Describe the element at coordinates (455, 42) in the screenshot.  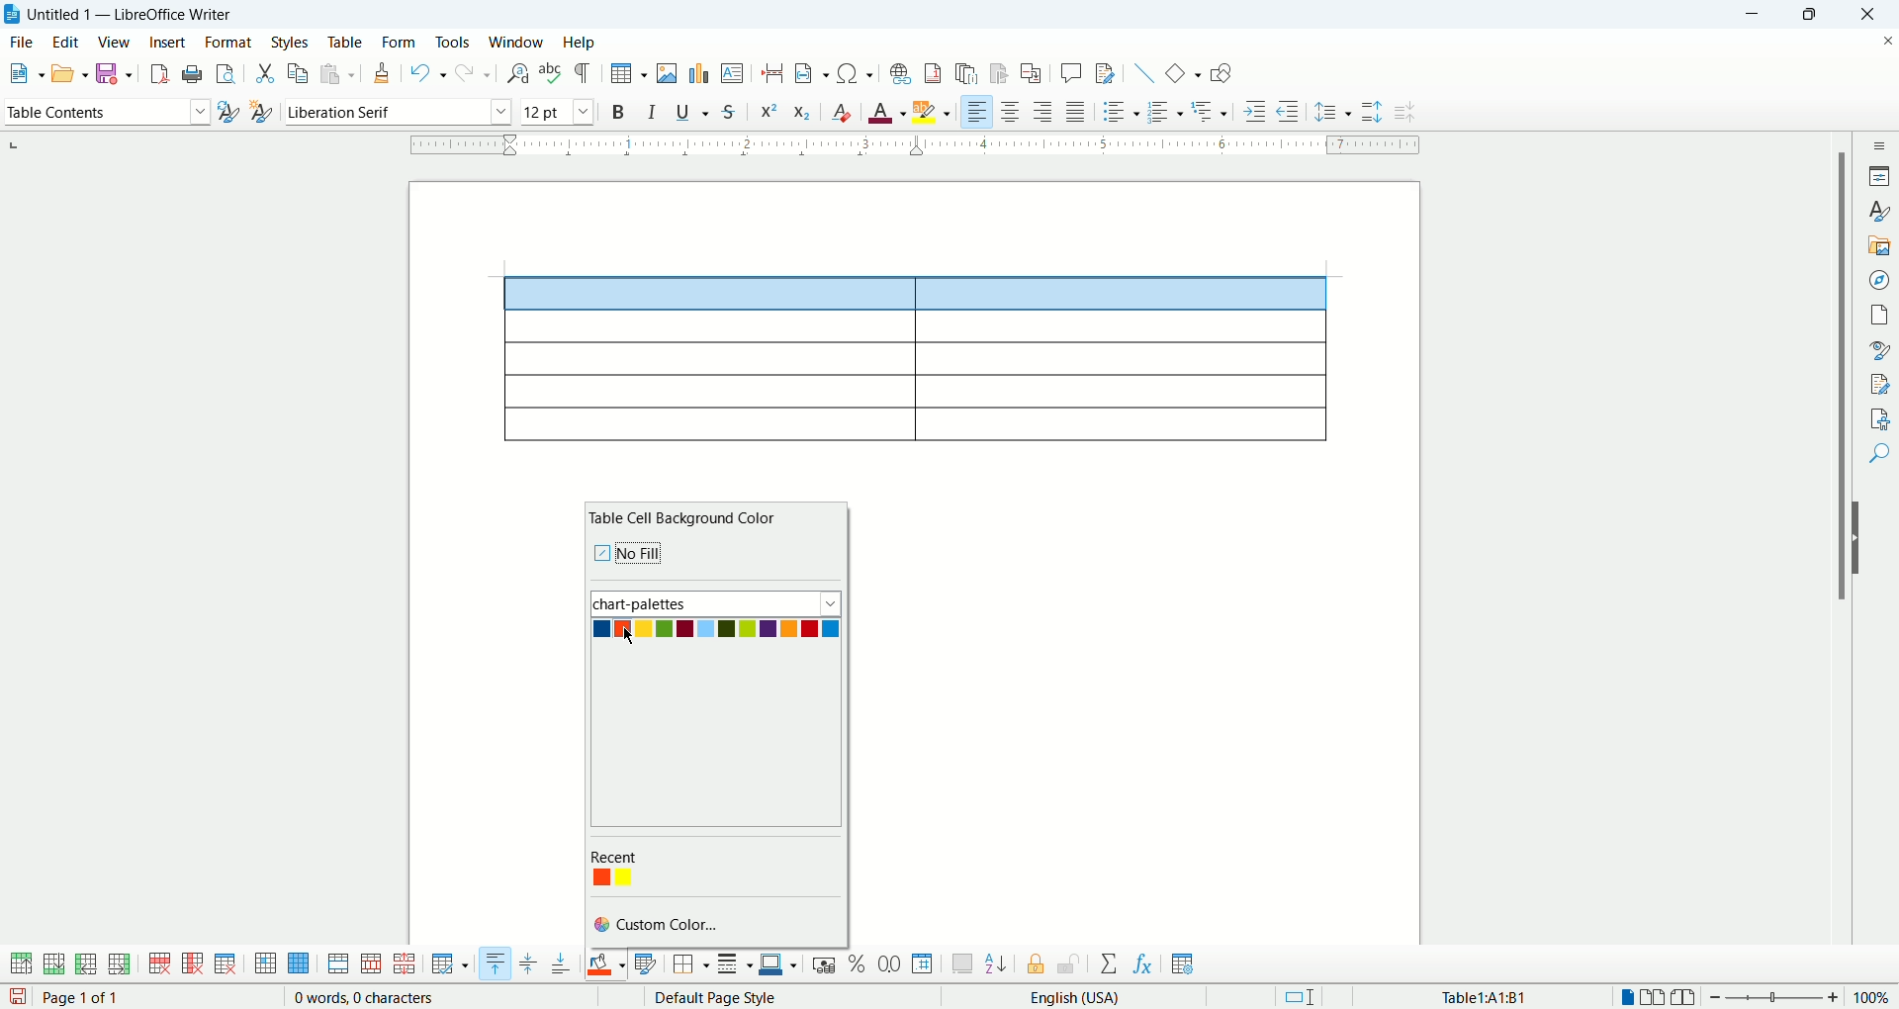
I see `tools` at that location.